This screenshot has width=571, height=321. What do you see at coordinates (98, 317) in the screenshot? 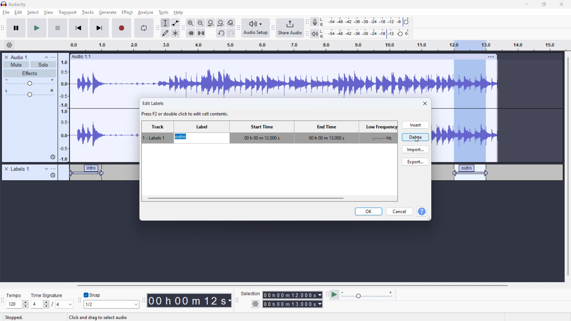
I see `Click and drag to select audio` at bounding box center [98, 317].